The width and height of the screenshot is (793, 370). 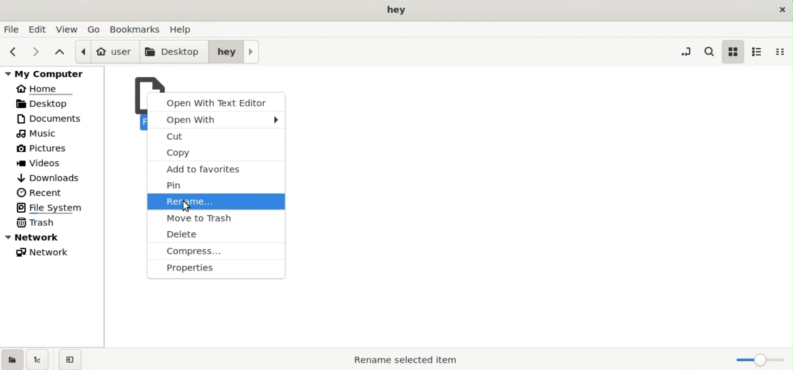 I want to click on copy, so click(x=217, y=153).